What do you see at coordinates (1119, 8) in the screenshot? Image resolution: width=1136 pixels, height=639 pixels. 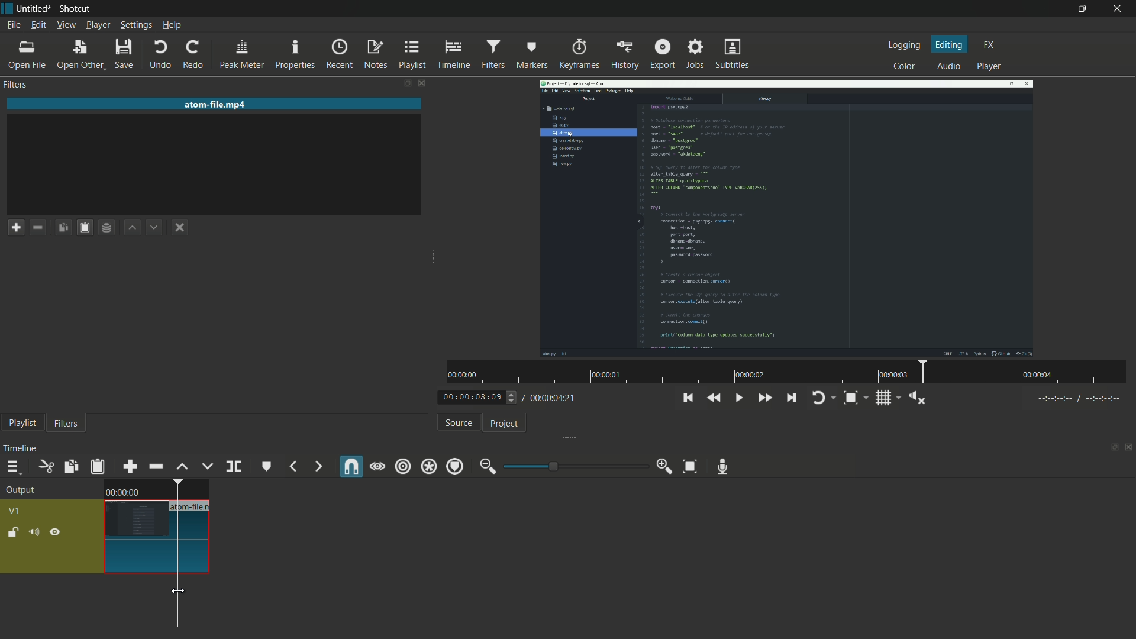 I see `close app` at bounding box center [1119, 8].